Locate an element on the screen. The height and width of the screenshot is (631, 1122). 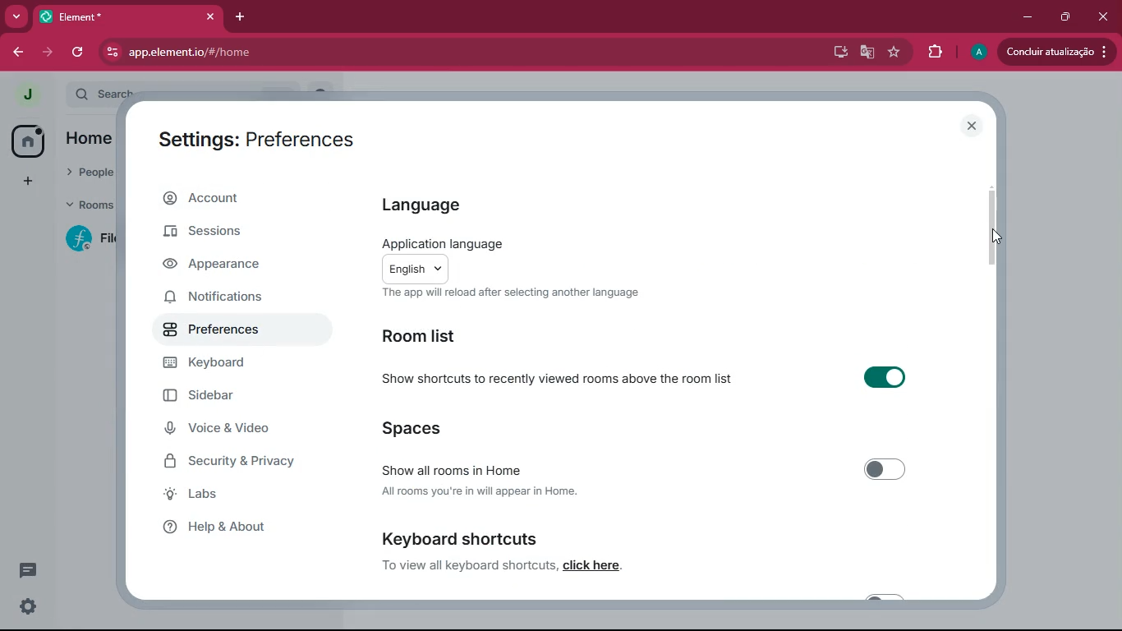
Toggle off is located at coordinates (886, 471).